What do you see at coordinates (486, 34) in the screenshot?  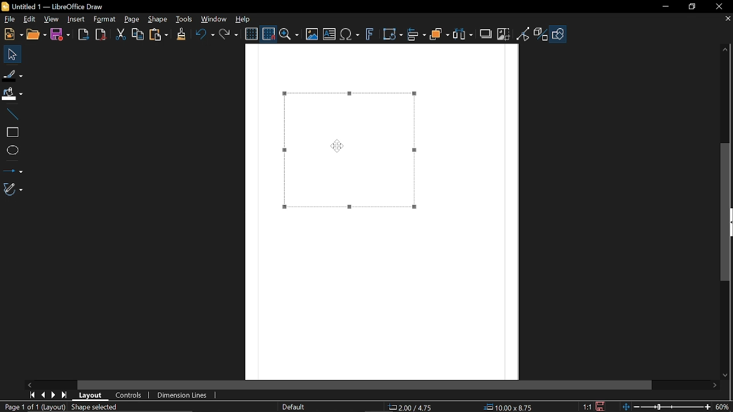 I see `Shadow` at bounding box center [486, 34].